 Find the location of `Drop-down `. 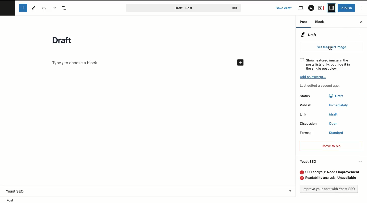

Drop-down  is located at coordinates (290, 191).